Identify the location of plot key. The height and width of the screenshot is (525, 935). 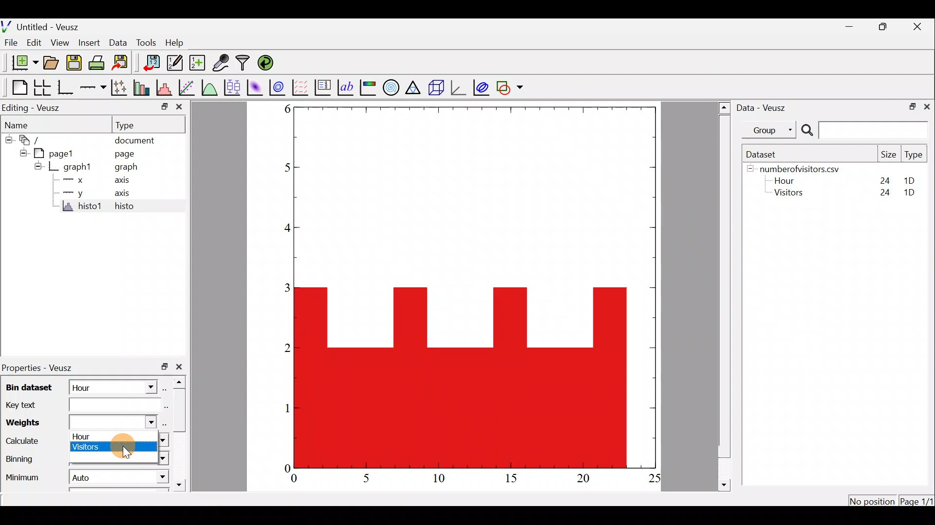
(322, 87).